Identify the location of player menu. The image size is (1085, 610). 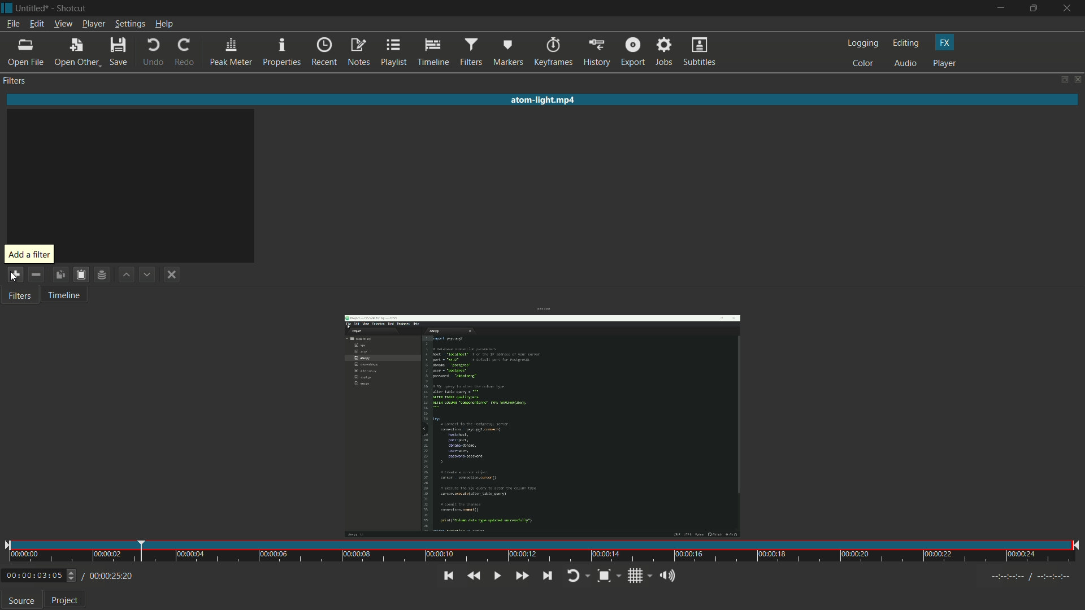
(94, 25).